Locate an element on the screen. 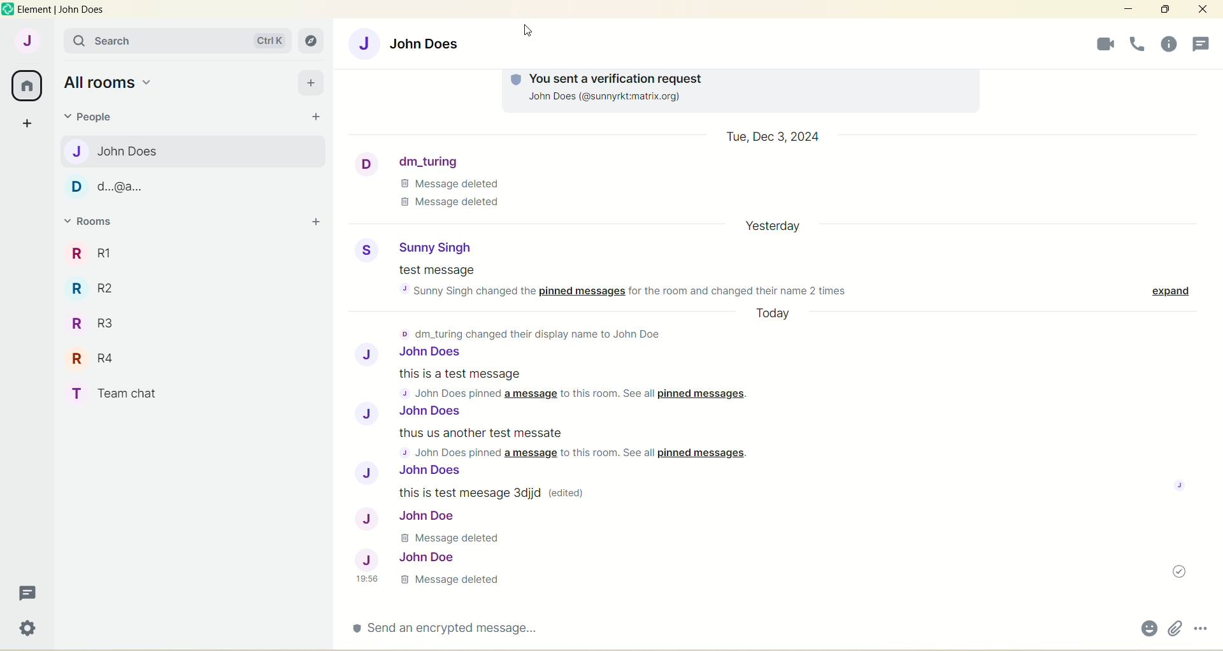 This screenshot has height=651, width=1223. rooms is located at coordinates (92, 222).